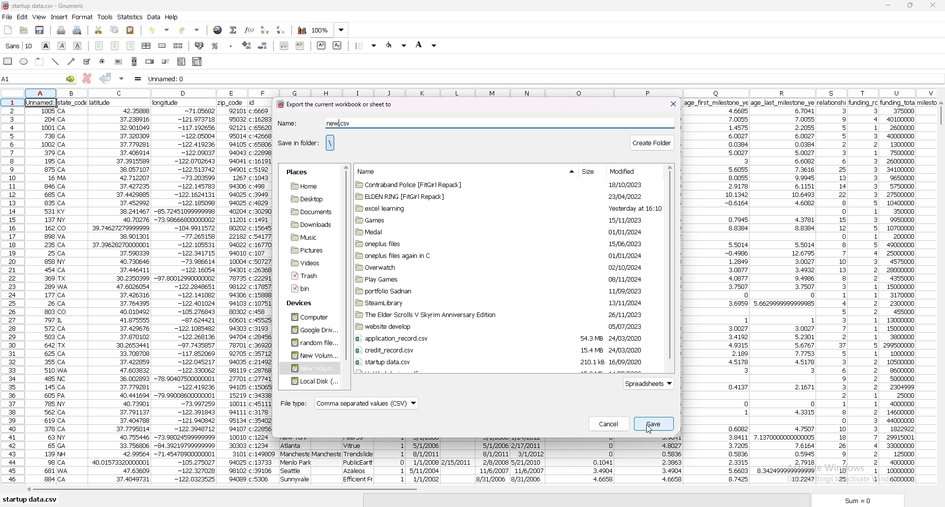  Describe the element at coordinates (311, 355) in the screenshot. I see `folder` at that location.